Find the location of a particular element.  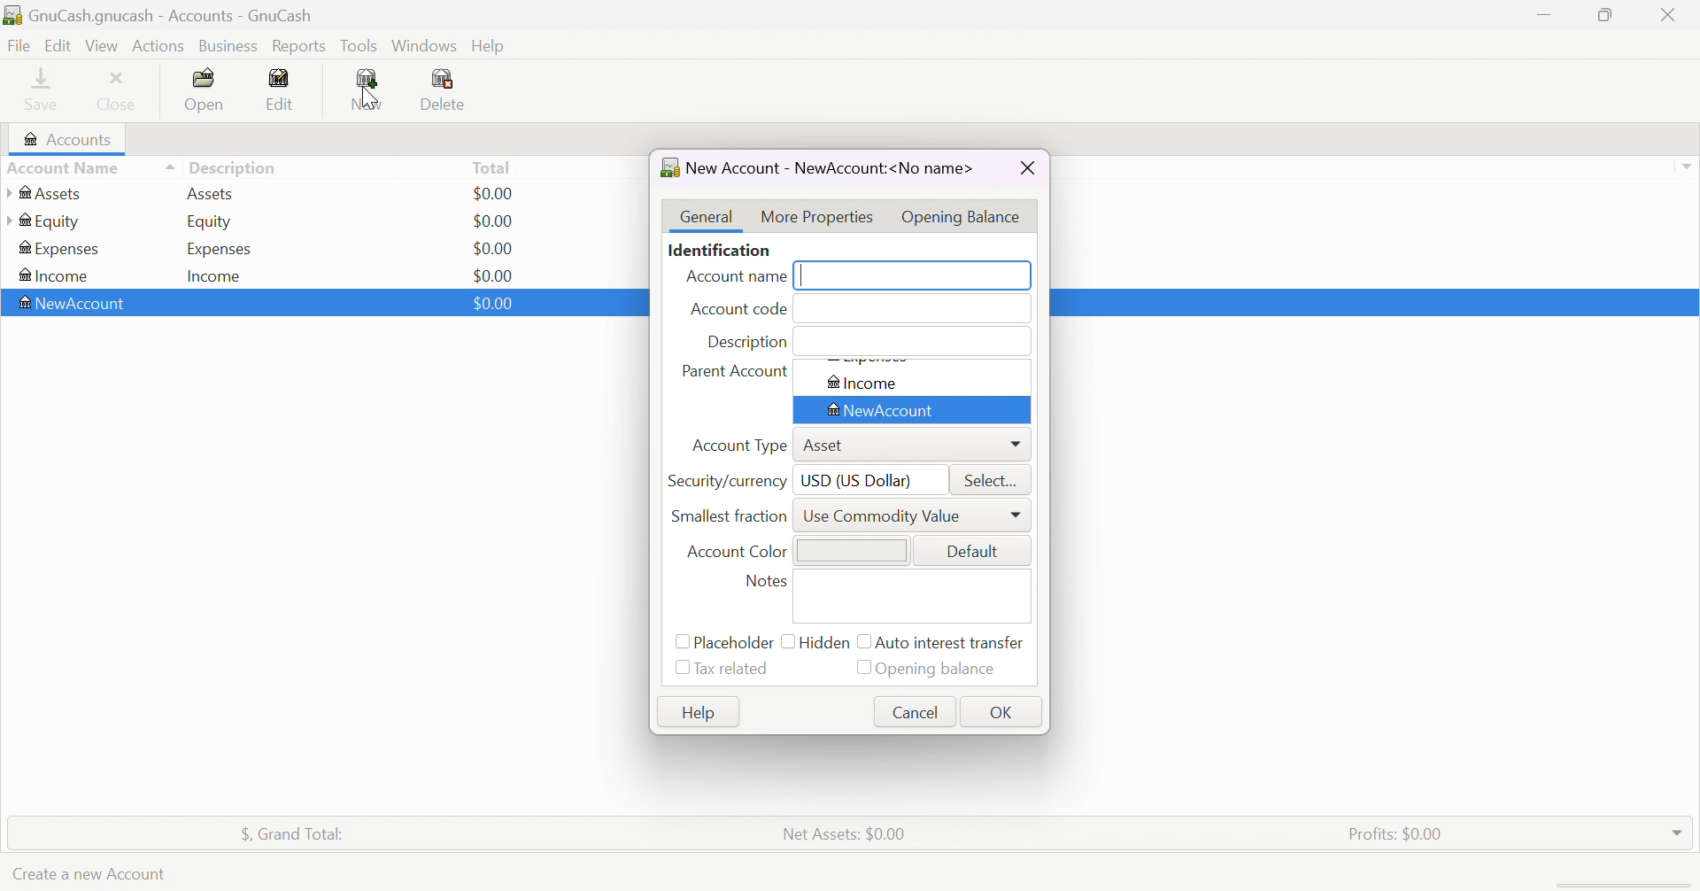

Parent Account is located at coordinates (734, 370).